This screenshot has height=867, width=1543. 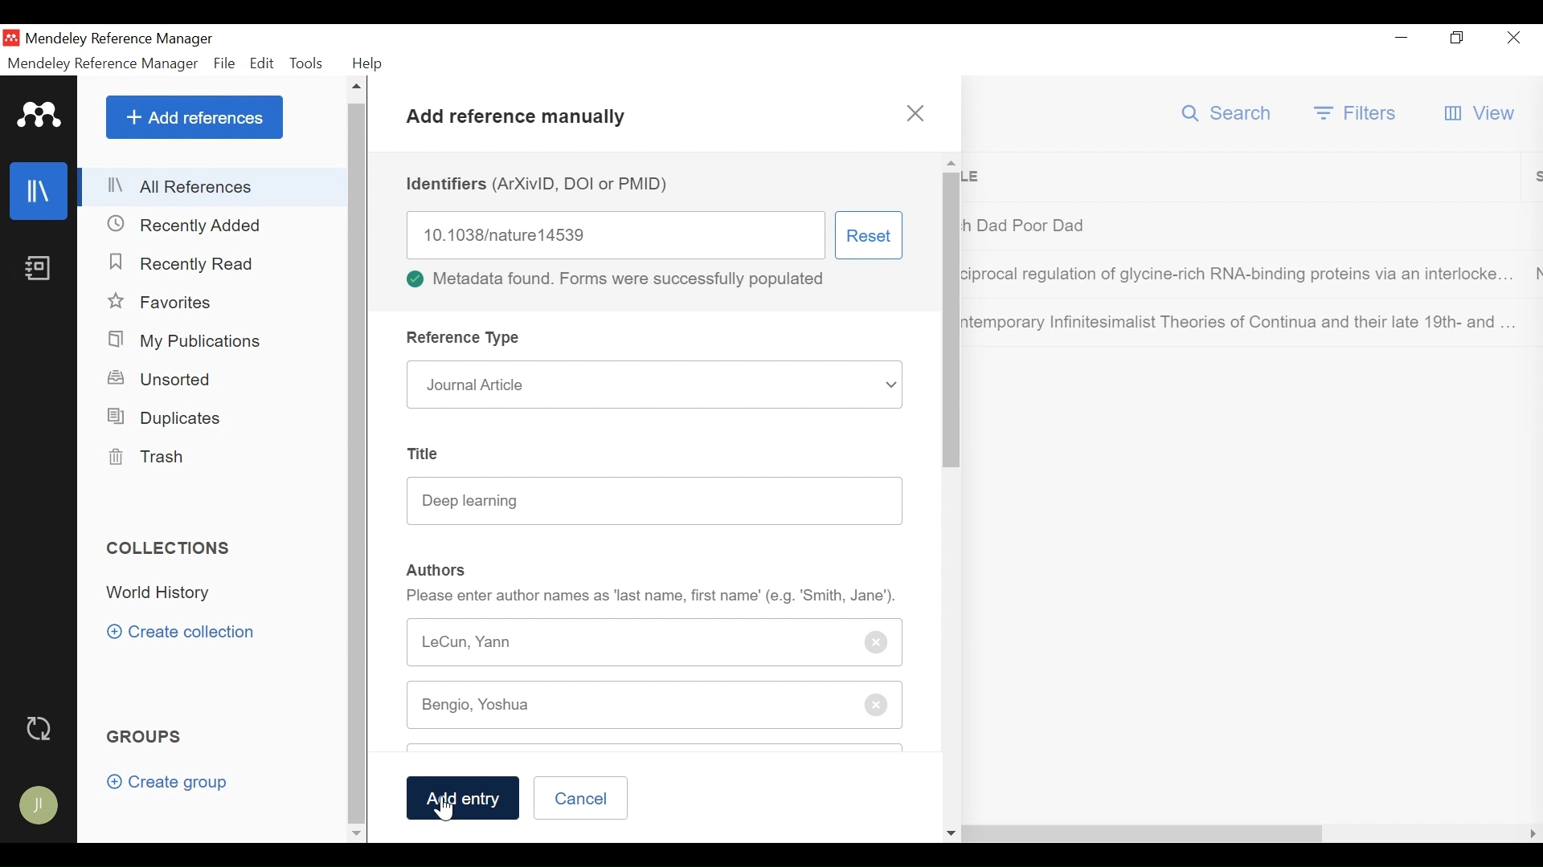 I want to click on Scroll up, so click(x=356, y=88).